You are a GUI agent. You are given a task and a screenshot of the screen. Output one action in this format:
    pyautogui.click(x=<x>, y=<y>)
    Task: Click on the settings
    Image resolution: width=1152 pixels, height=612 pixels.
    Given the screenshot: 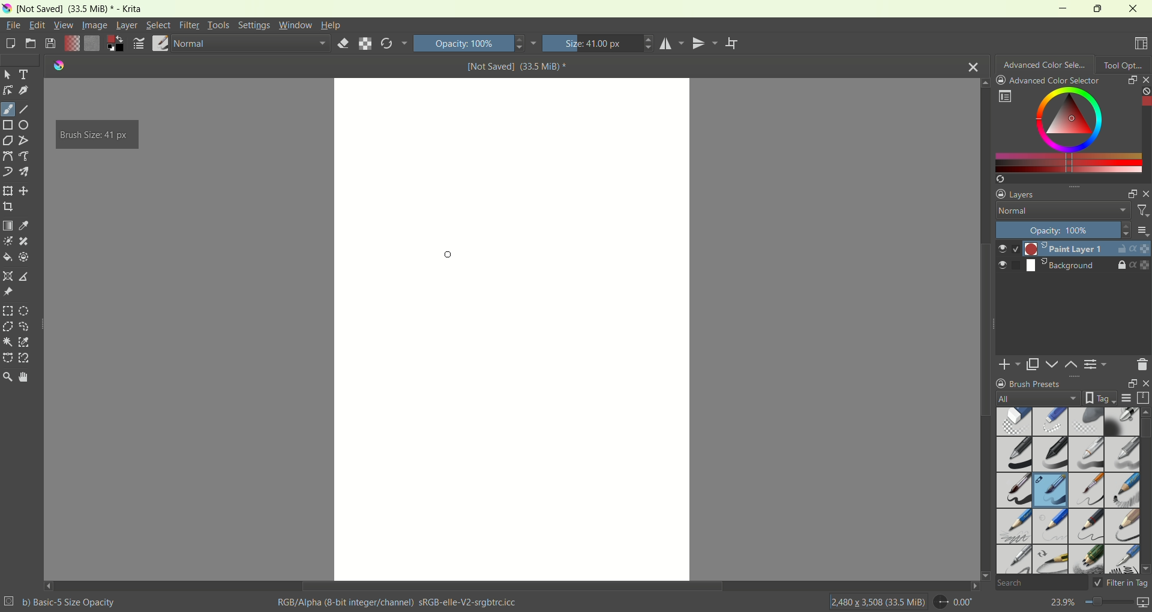 What is the action you would take?
    pyautogui.click(x=253, y=25)
    